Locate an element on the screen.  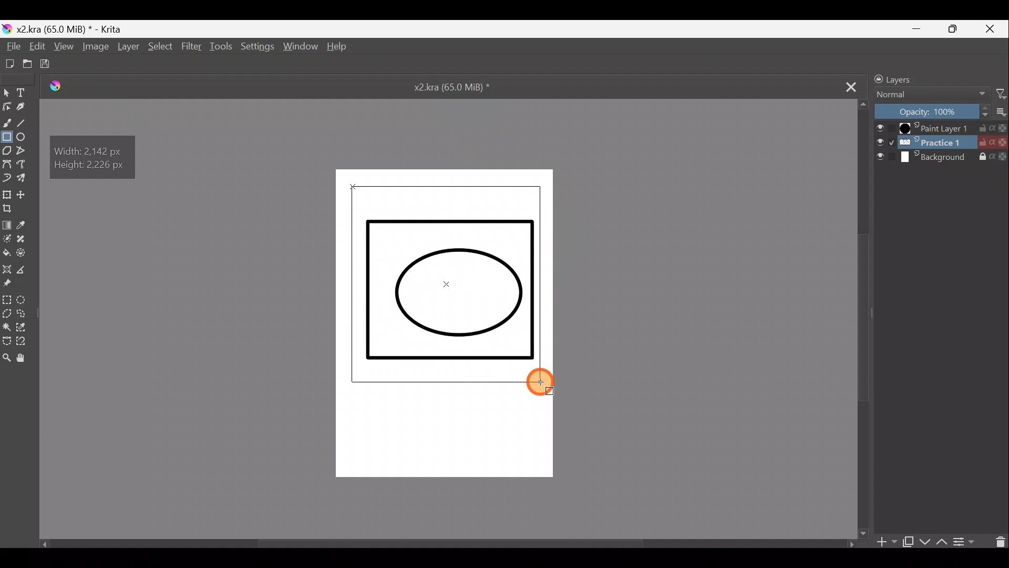
Elliptical selection tool is located at coordinates (27, 301).